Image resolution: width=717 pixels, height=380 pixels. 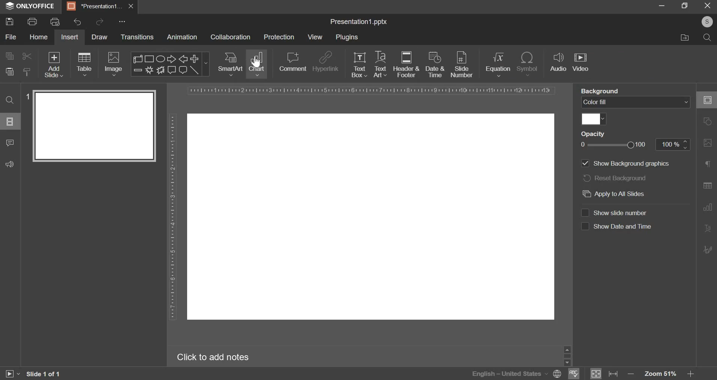 What do you see at coordinates (9, 72) in the screenshot?
I see `paste` at bounding box center [9, 72].